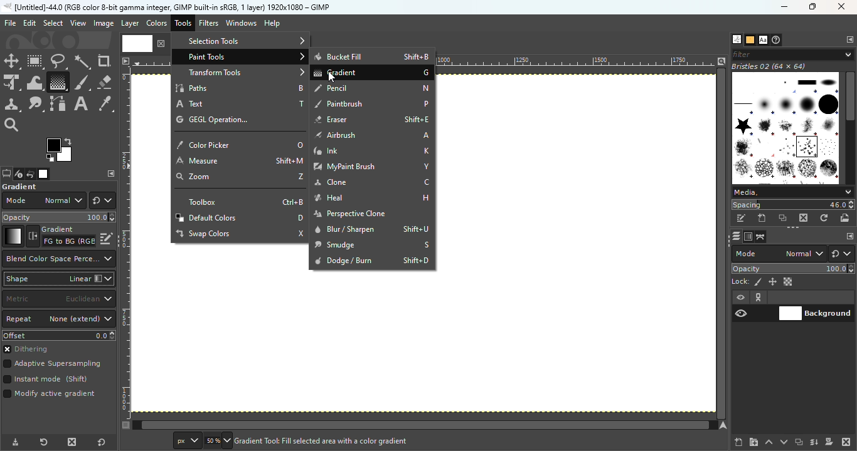  I want to click on Lower this layer one step in the layer stack, so click(784, 442).